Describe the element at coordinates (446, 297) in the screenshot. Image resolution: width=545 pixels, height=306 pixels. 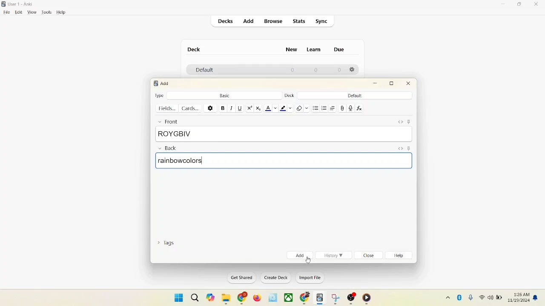
I see `show hidden icon` at that location.